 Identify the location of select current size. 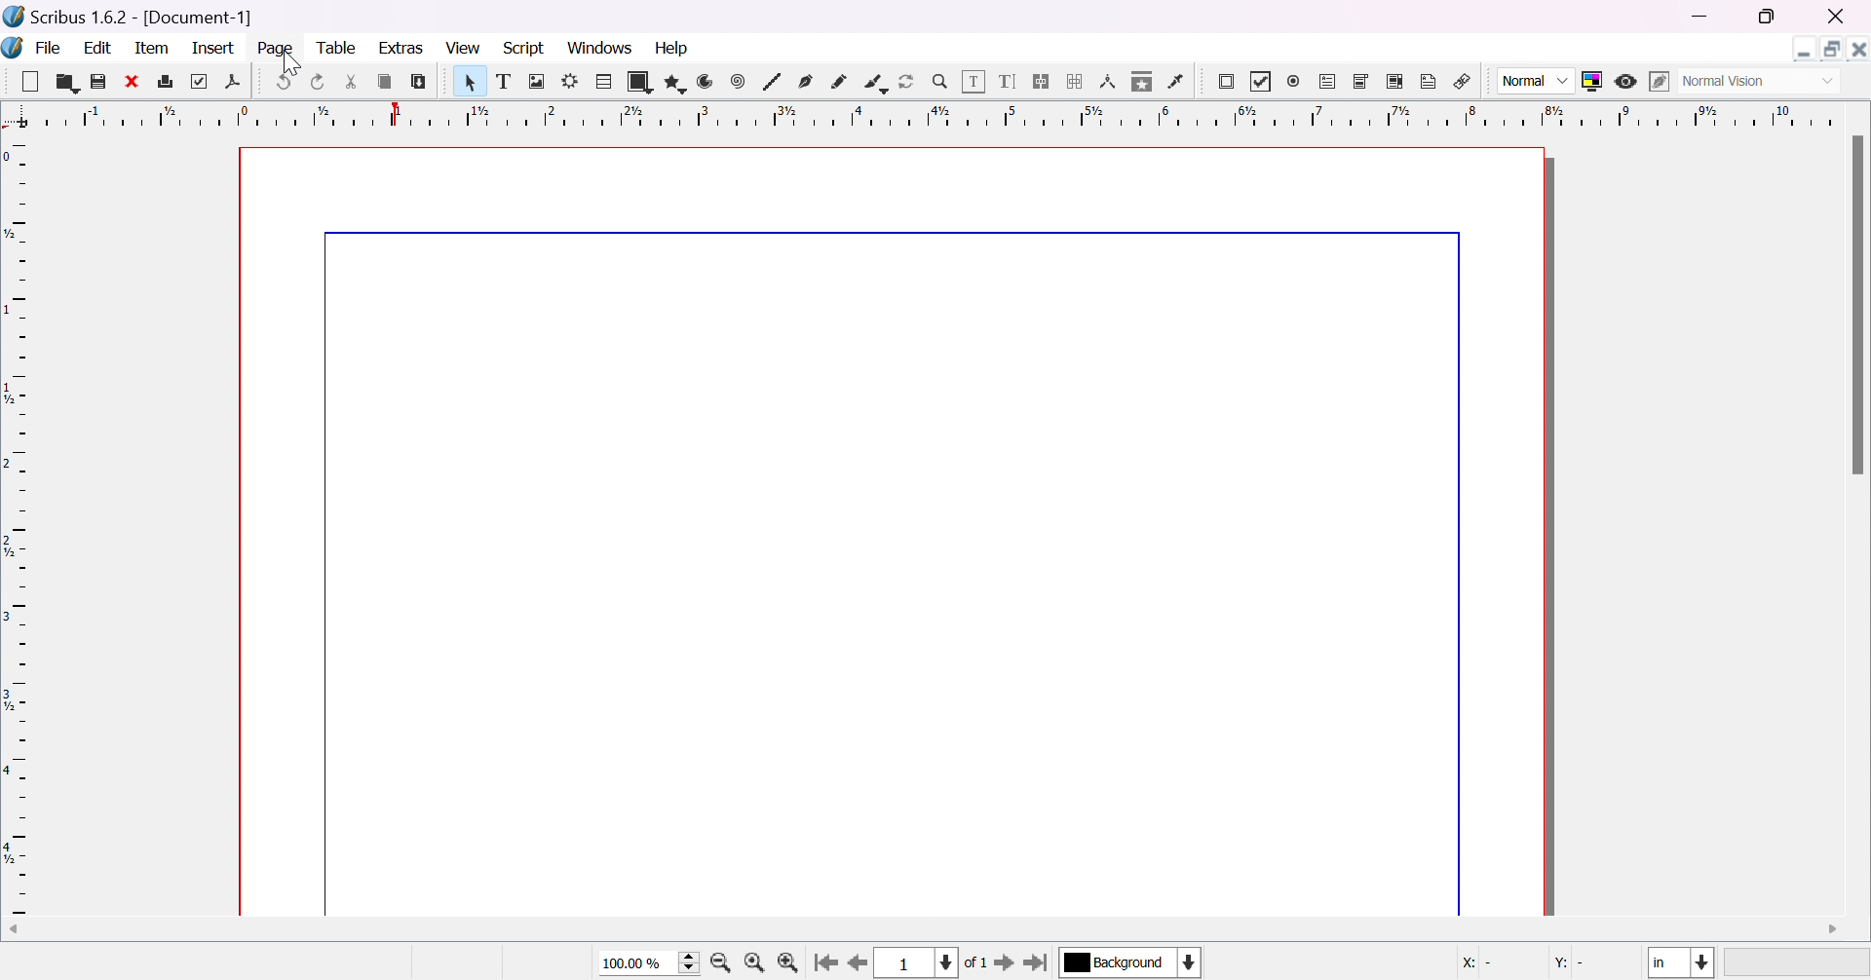
(648, 961).